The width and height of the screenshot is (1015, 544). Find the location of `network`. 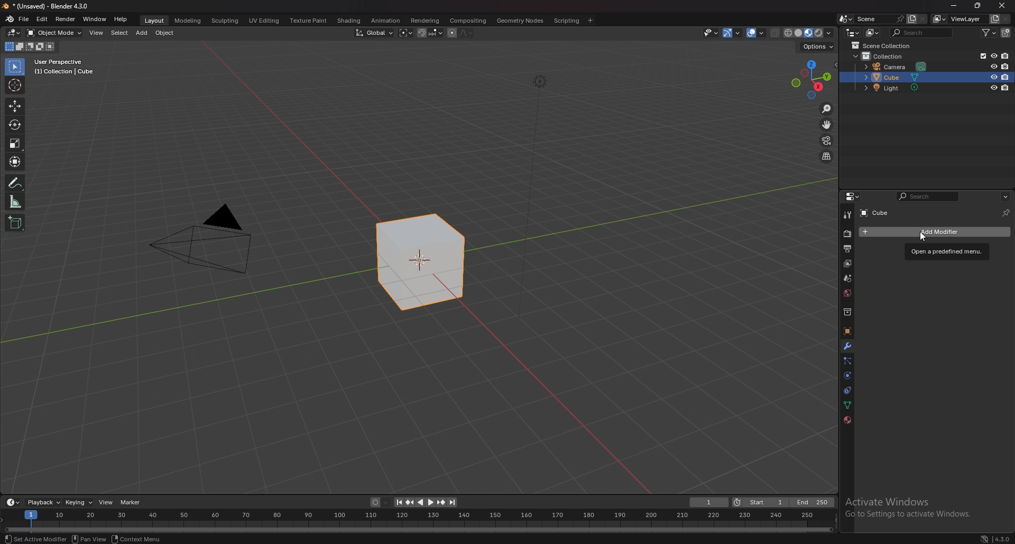

network is located at coordinates (981, 538).